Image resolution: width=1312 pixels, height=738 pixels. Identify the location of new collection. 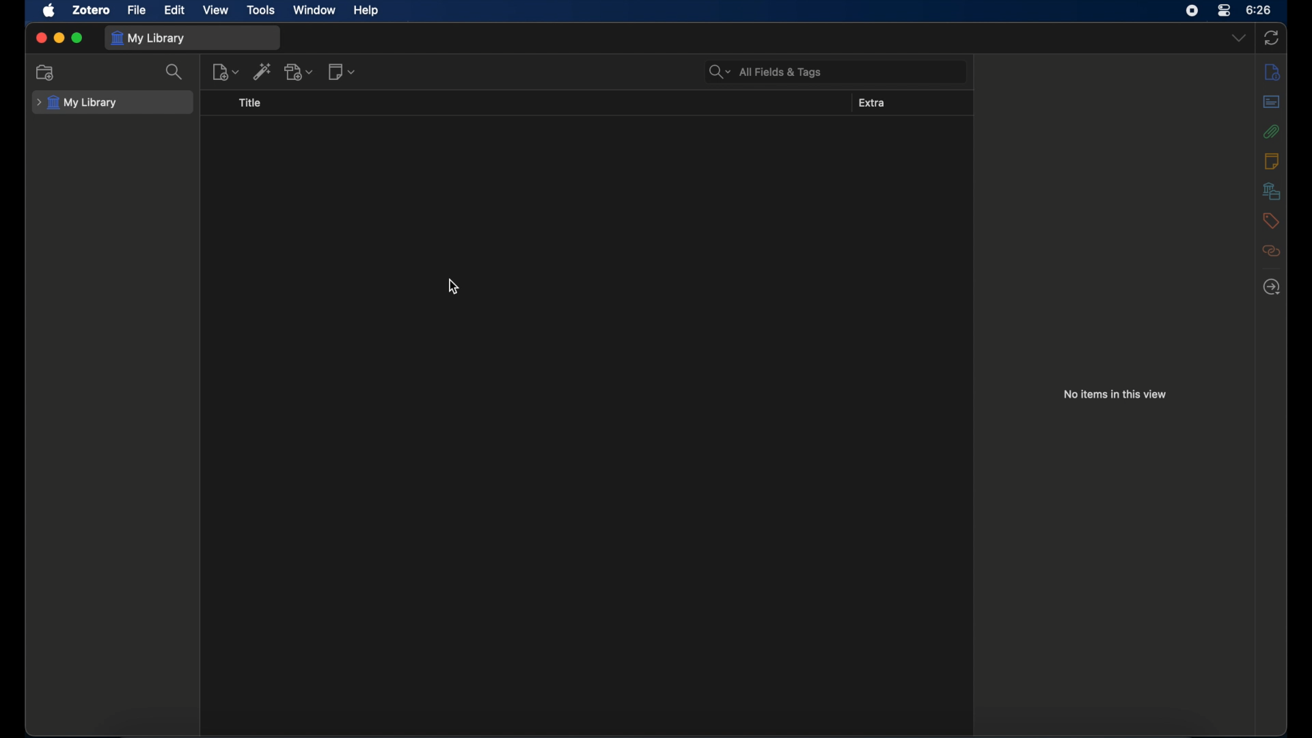
(44, 73).